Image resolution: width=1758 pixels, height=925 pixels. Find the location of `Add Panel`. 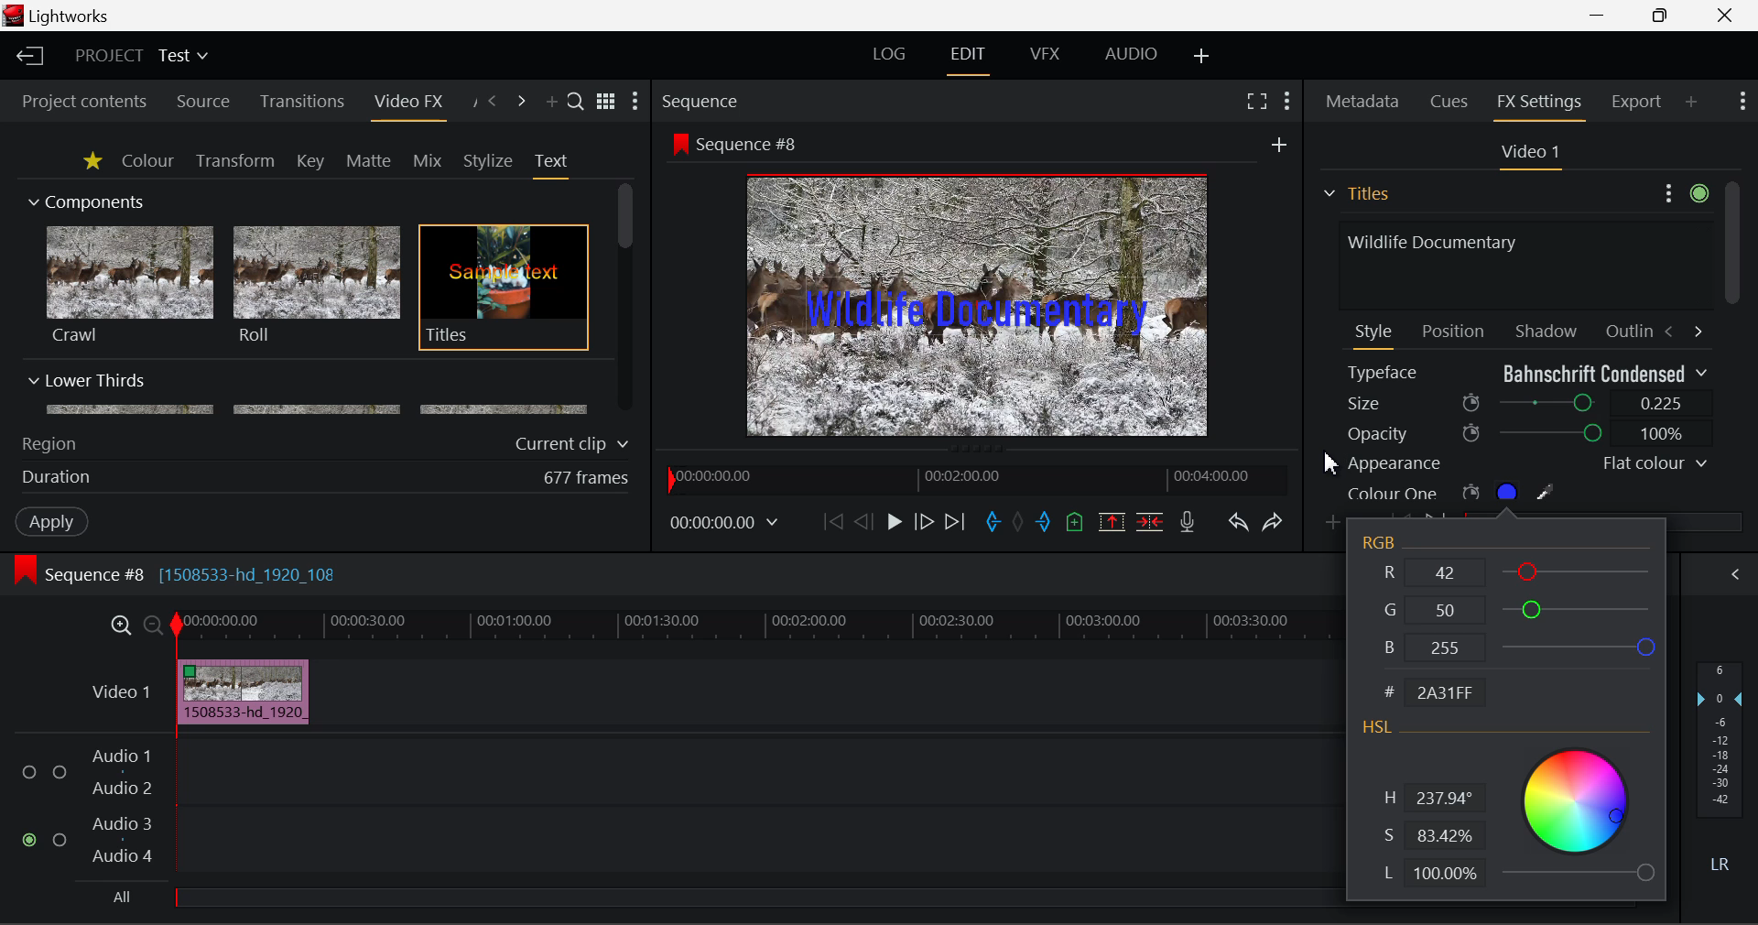

Add Panel is located at coordinates (1691, 101).